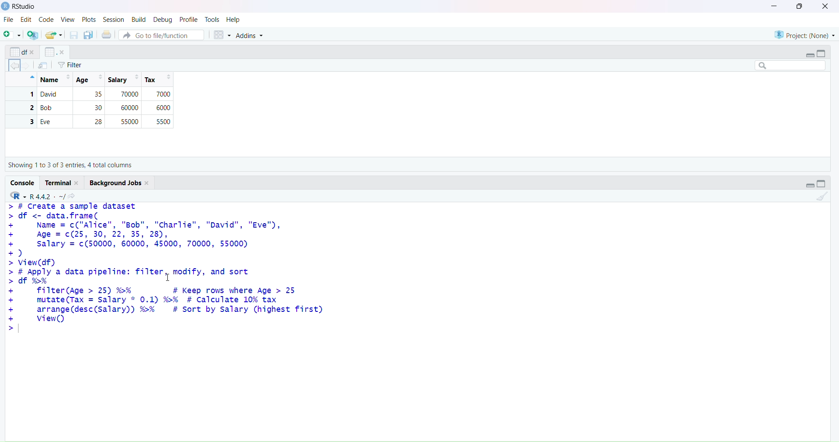  Describe the element at coordinates (235, 20) in the screenshot. I see `help` at that location.